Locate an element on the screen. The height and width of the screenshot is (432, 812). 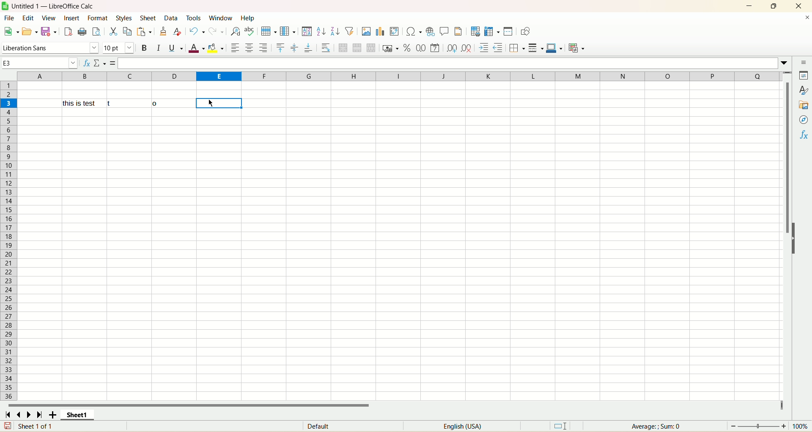
remove formatting is located at coordinates (177, 30).